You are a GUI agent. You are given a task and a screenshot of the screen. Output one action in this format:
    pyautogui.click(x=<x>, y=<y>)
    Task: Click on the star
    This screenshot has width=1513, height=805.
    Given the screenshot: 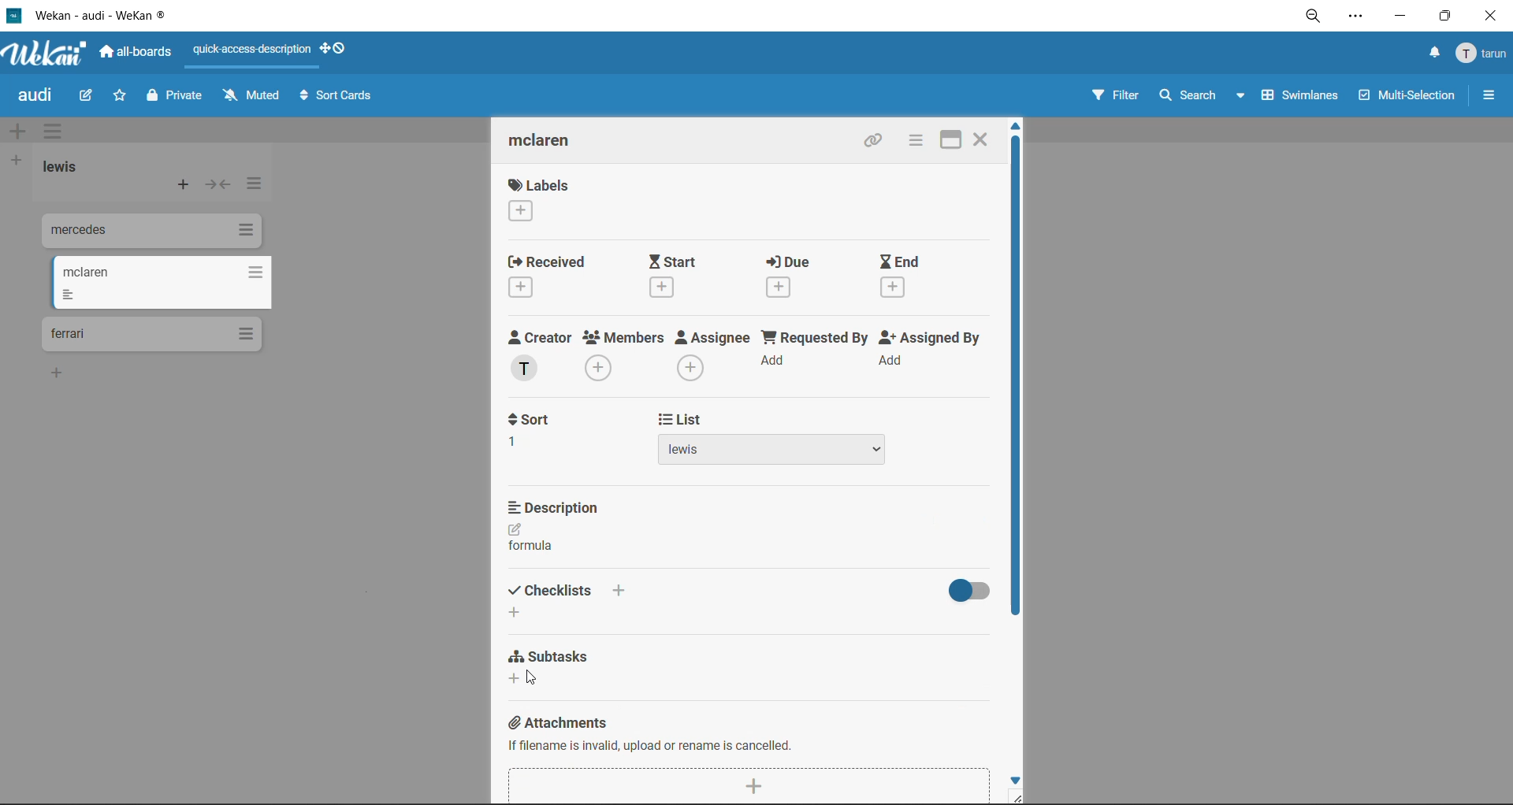 What is the action you would take?
    pyautogui.click(x=117, y=97)
    